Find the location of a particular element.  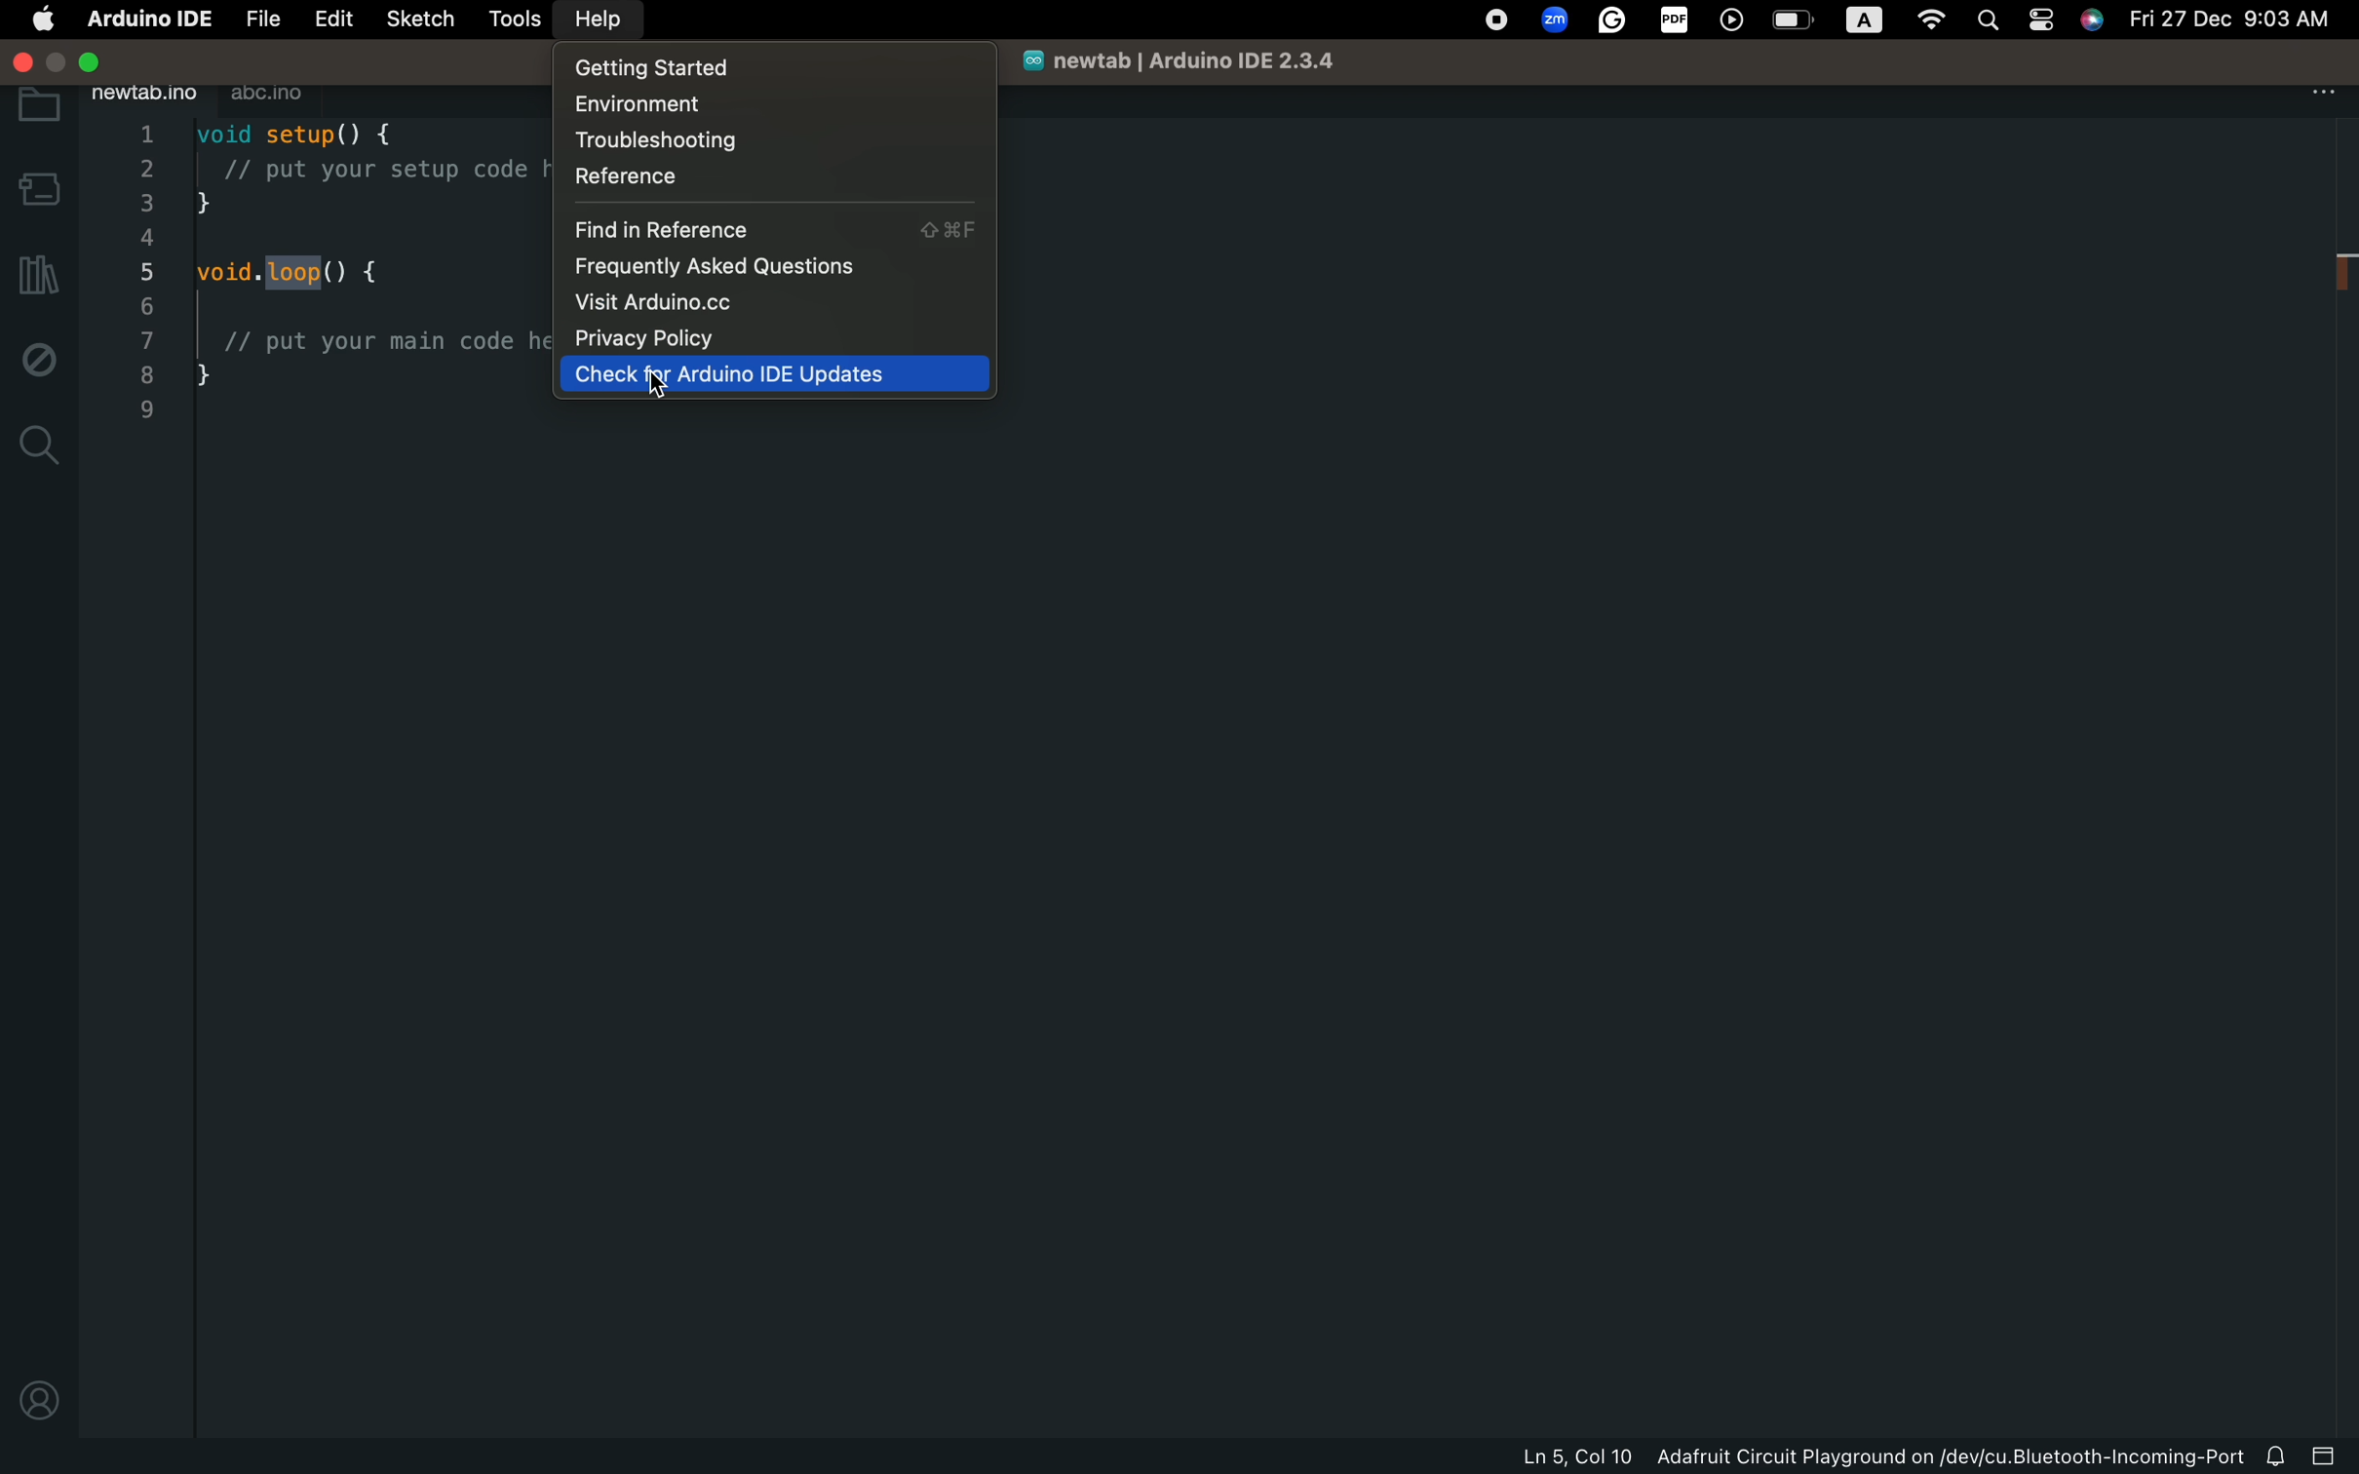

tools is located at coordinates (514, 20).